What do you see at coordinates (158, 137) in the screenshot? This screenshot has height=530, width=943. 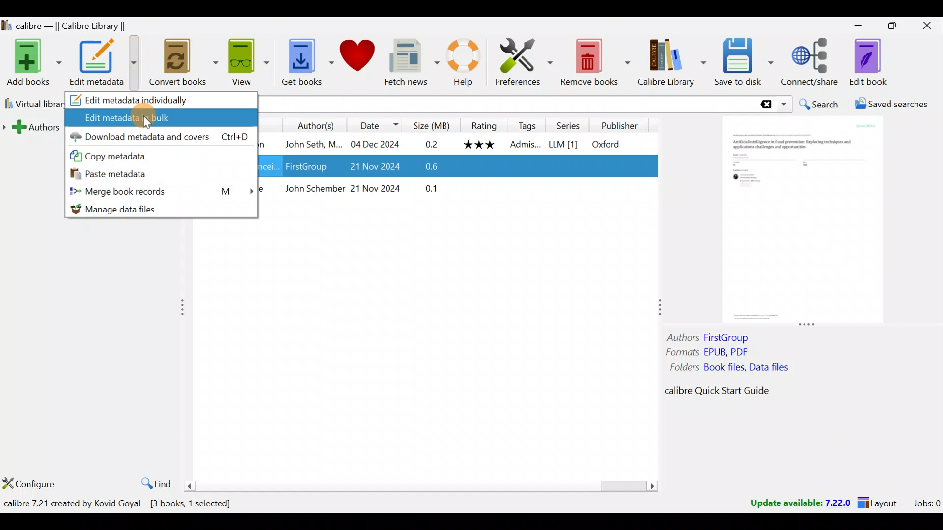 I see `Download metadata and covers` at bounding box center [158, 137].